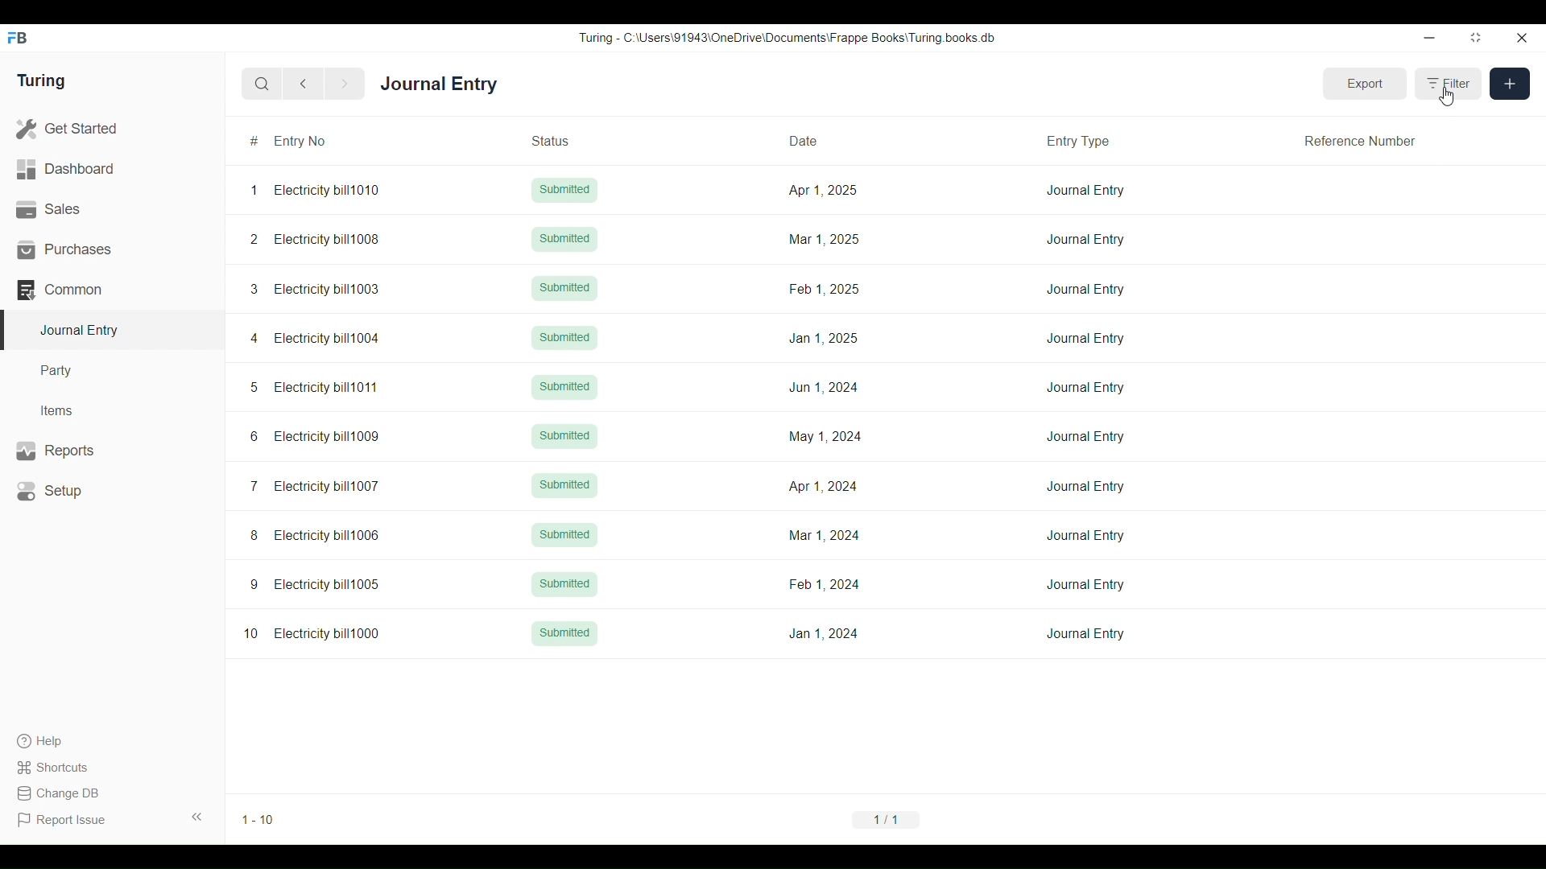 This screenshot has width=1546, height=869. I want to click on Frappe Books logo, so click(16, 38).